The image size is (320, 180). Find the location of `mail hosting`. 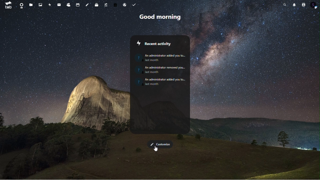

mail hosting is located at coordinates (125, 4).